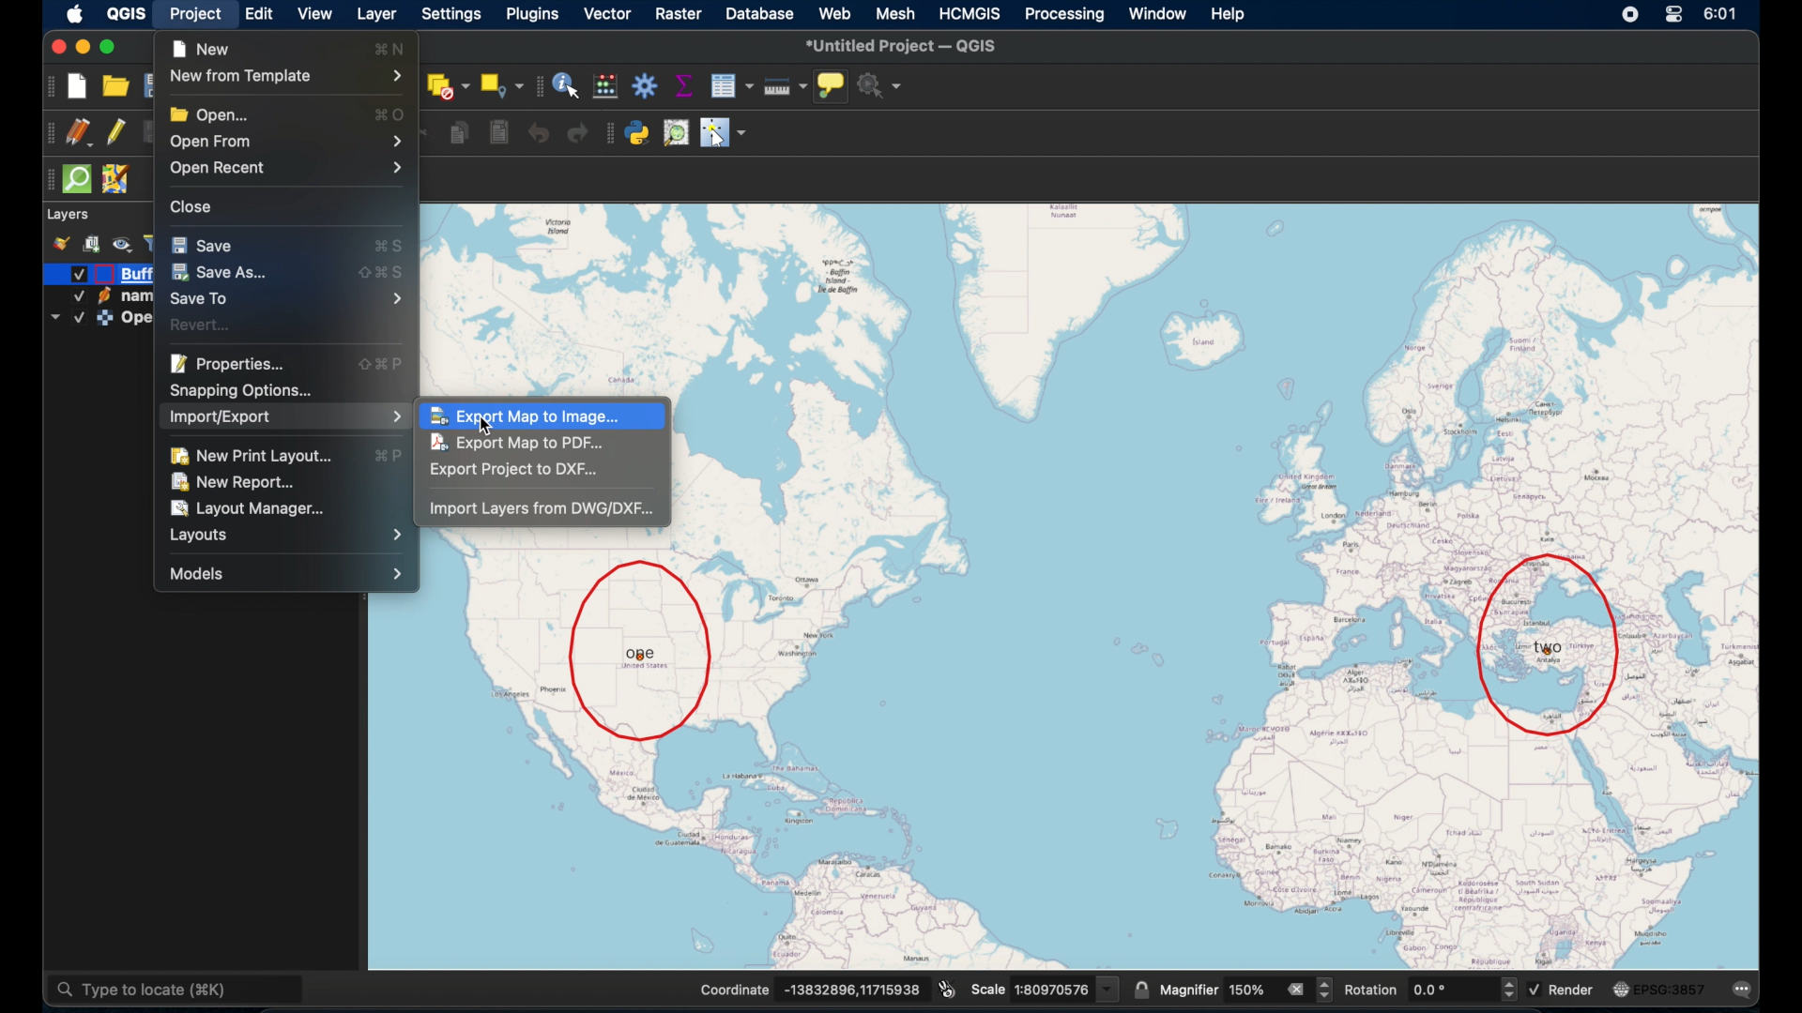  I want to click on toggle extents and position mouse display, so click(945, 986).